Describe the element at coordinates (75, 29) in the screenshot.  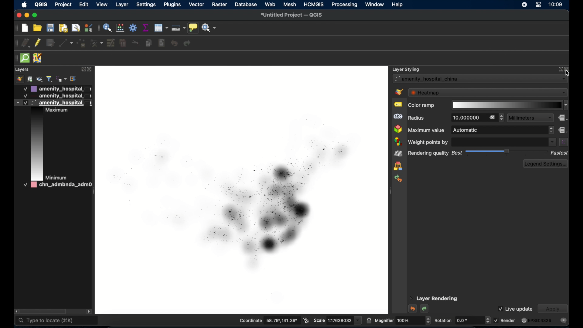
I see `open layout manager` at that location.